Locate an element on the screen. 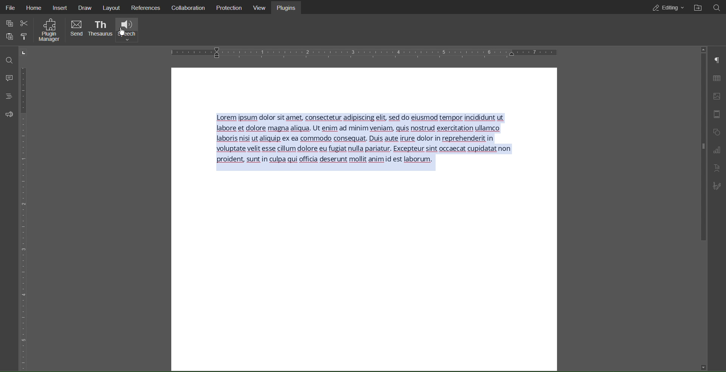 The image size is (726, 372). Speech is located at coordinates (127, 30).